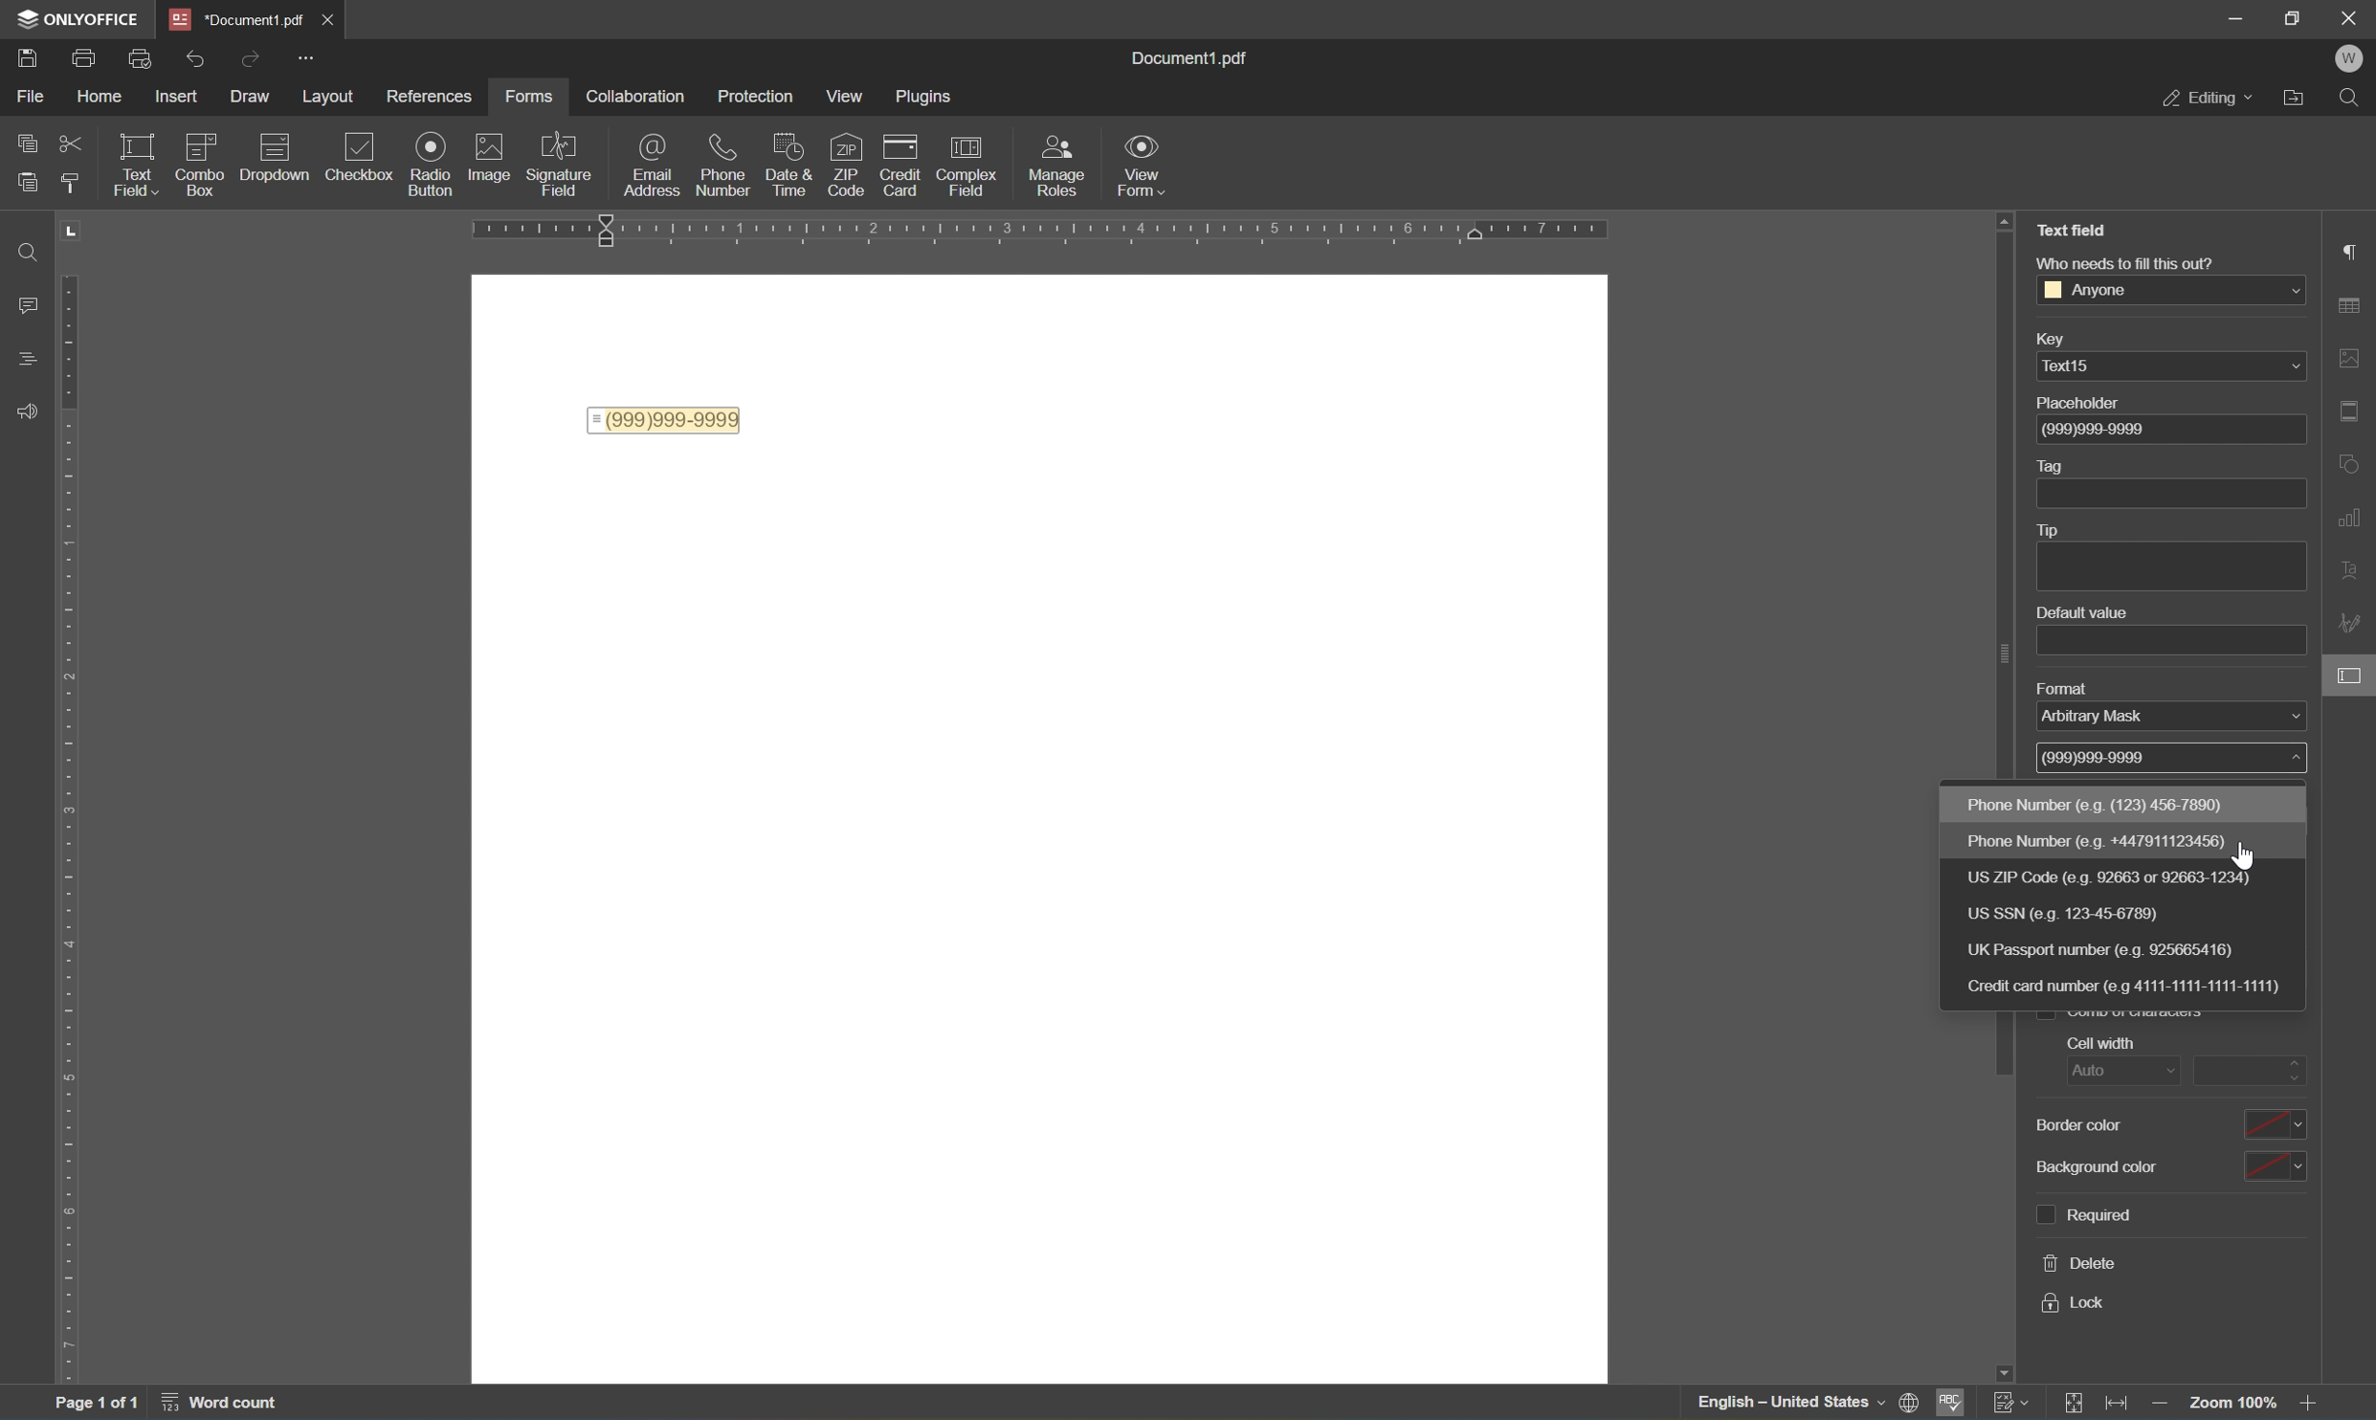  Describe the element at coordinates (2316, 1406) in the screenshot. I see `zoom in` at that location.